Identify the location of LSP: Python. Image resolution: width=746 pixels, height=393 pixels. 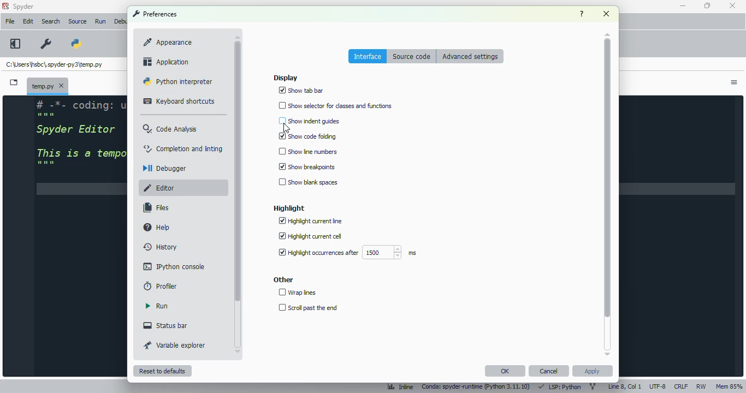
(559, 387).